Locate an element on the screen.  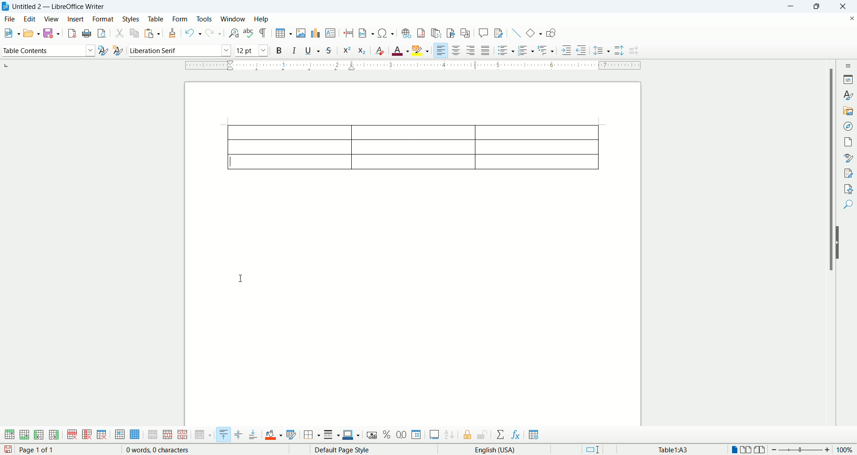
border style is located at coordinates (332, 436).